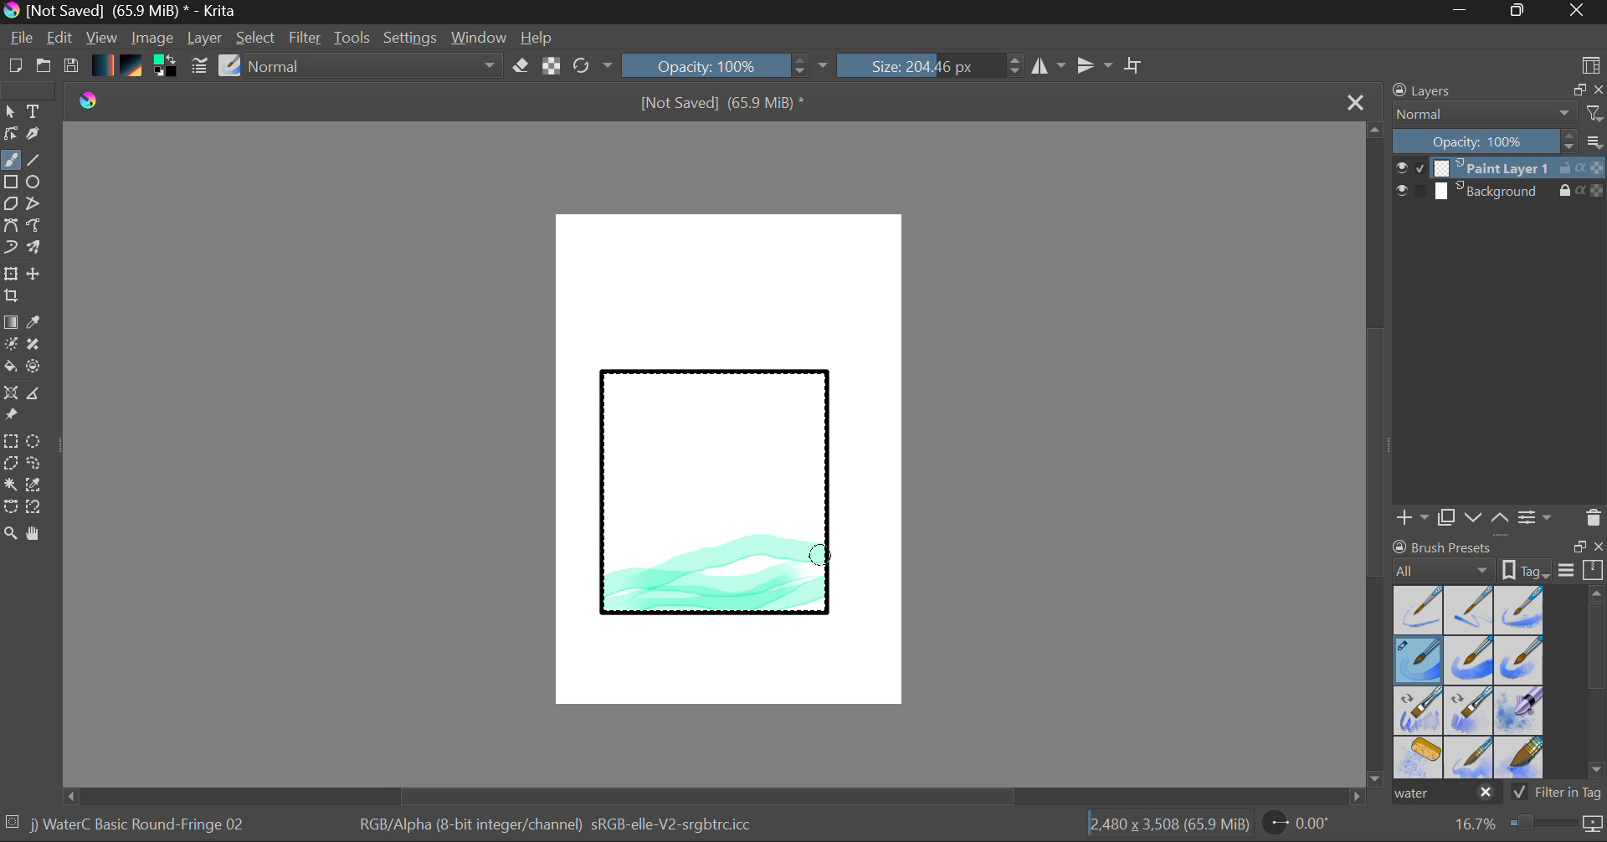 This screenshot has width=1607, height=842. Describe the element at coordinates (1520, 660) in the screenshot. I see `Water C - Grunge` at that location.